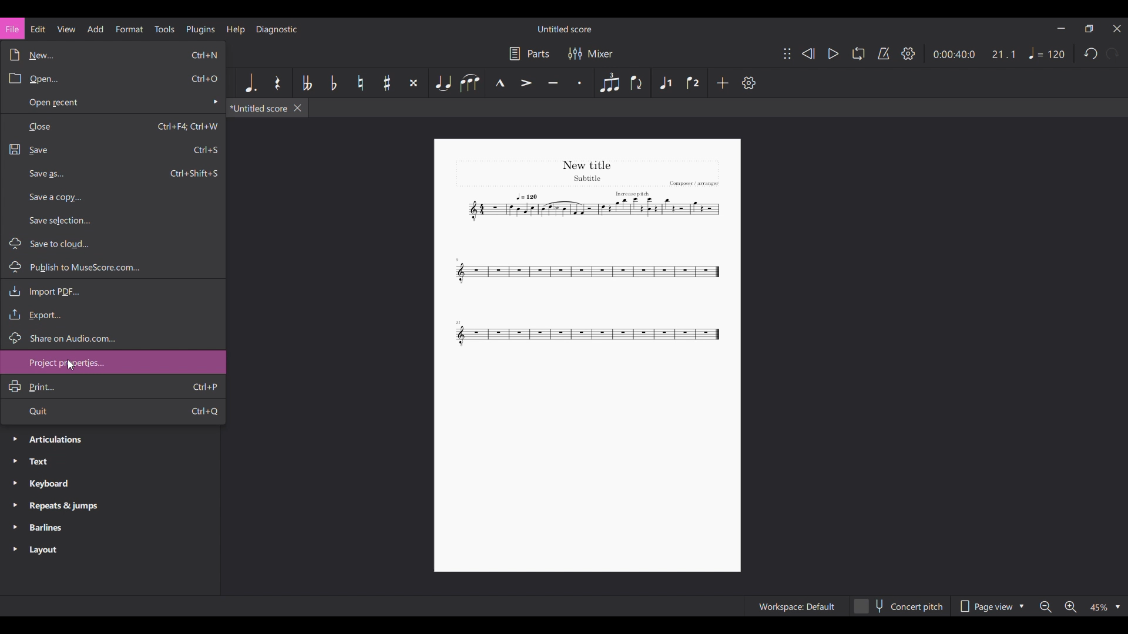 This screenshot has width=1128, height=634. What do you see at coordinates (1062, 28) in the screenshot?
I see `Minimize` at bounding box center [1062, 28].